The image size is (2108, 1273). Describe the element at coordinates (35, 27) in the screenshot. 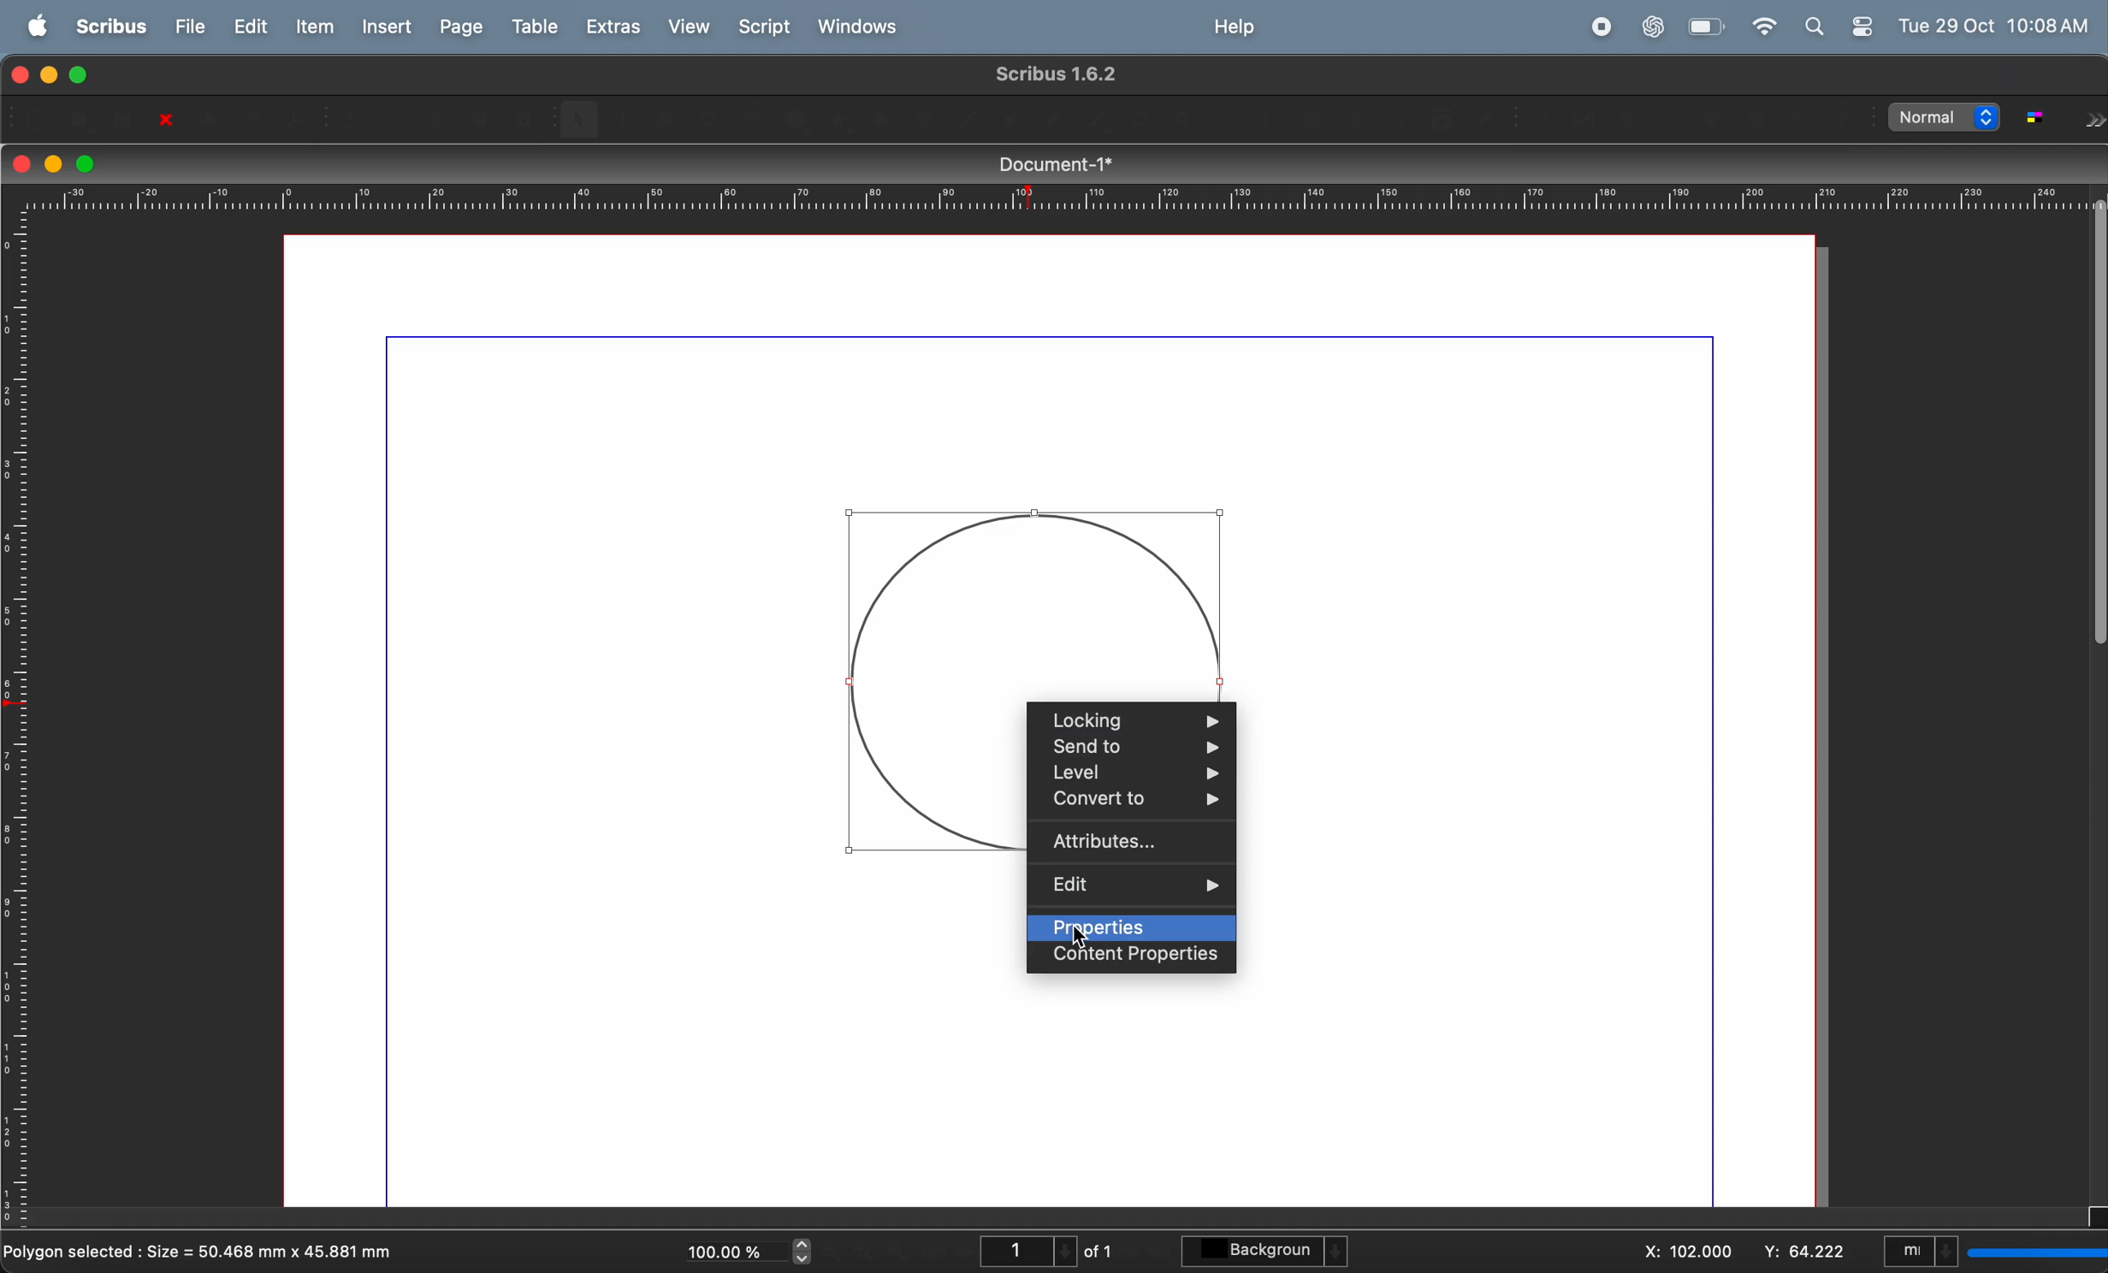

I see `apple menu` at that location.